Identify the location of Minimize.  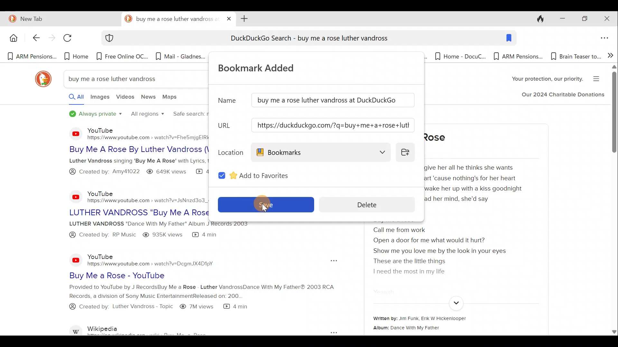
(560, 19).